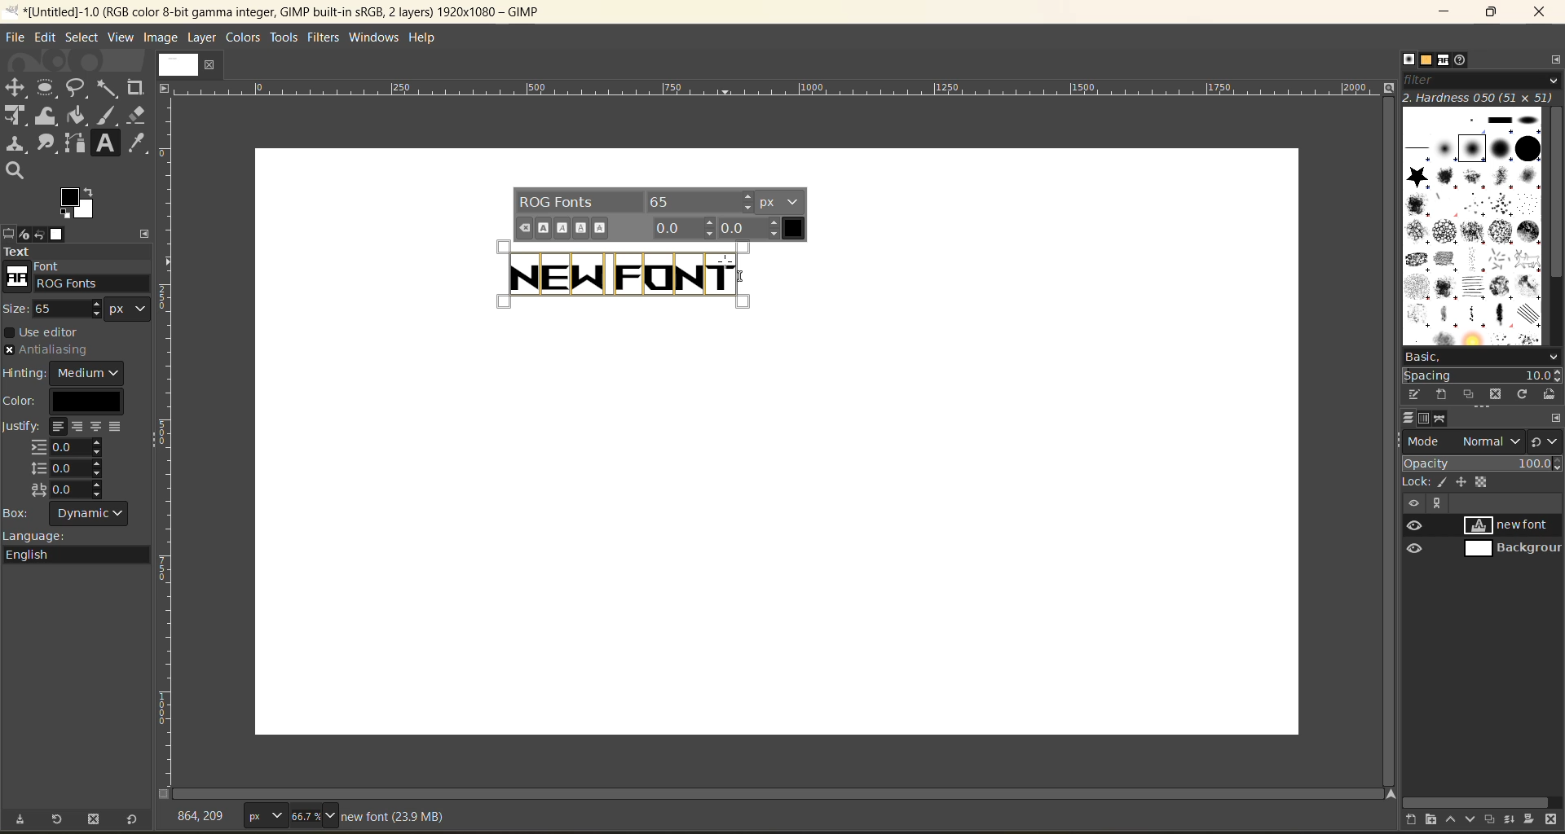 The image size is (1565, 834). What do you see at coordinates (10, 234) in the screenshot?
I see `tool options` at bounding box center [10, 234].